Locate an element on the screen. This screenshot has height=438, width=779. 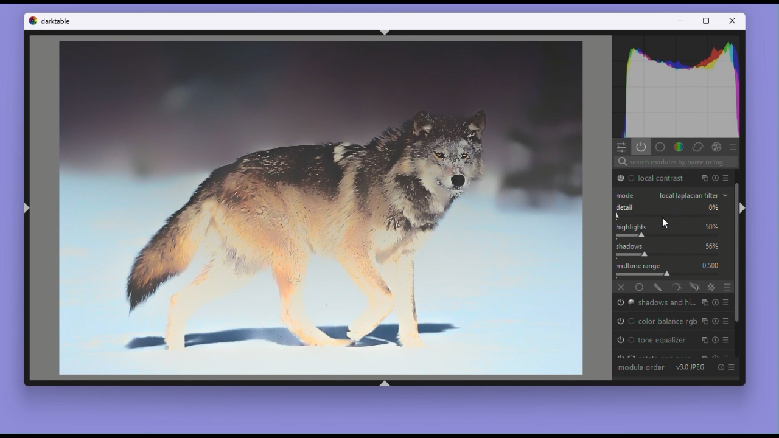
Highlights is located at coordinates (674, 231).